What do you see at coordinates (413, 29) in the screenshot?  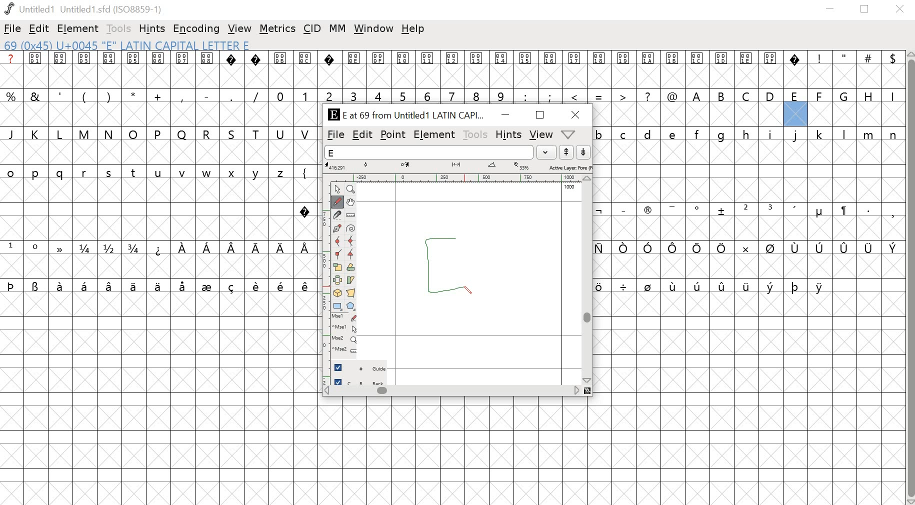 I see `help` at bounding box center [413, 29].